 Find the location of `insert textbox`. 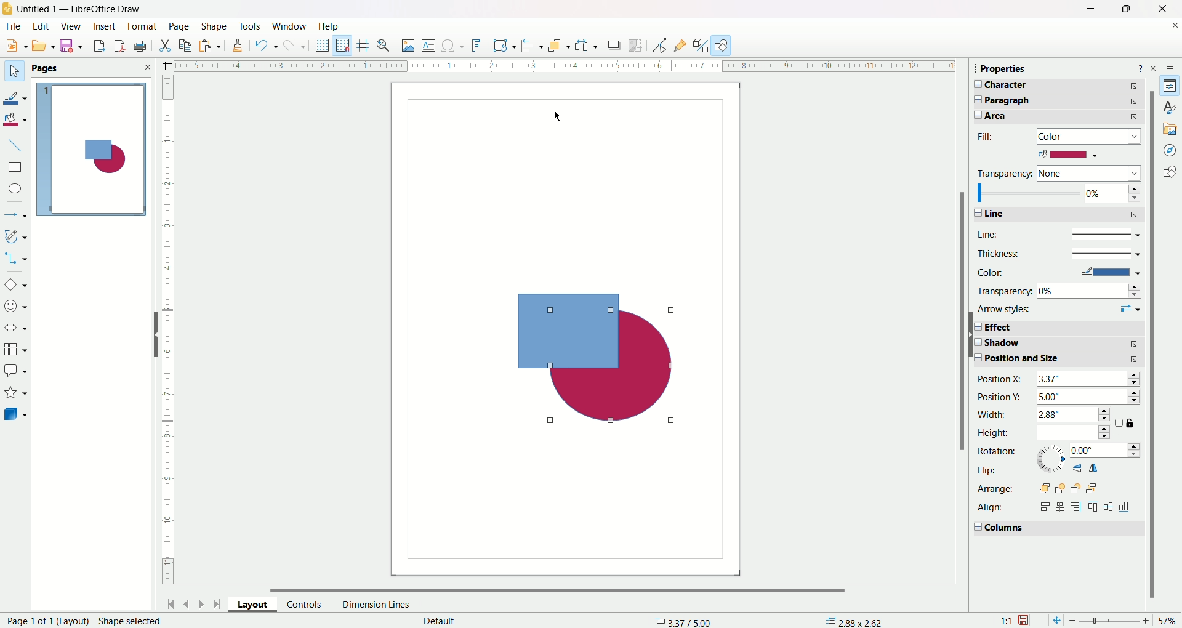

insert textbox is located at coordinates (428, 46).